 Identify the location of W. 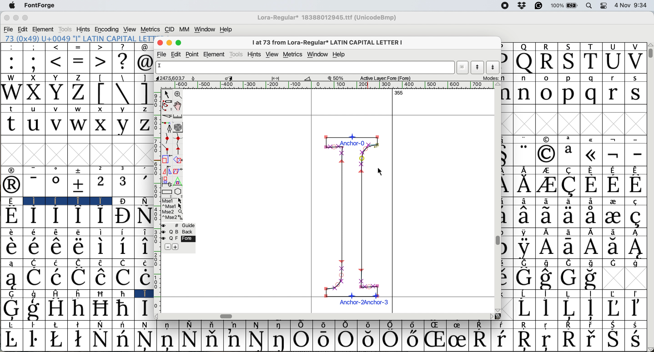
(11, 93).